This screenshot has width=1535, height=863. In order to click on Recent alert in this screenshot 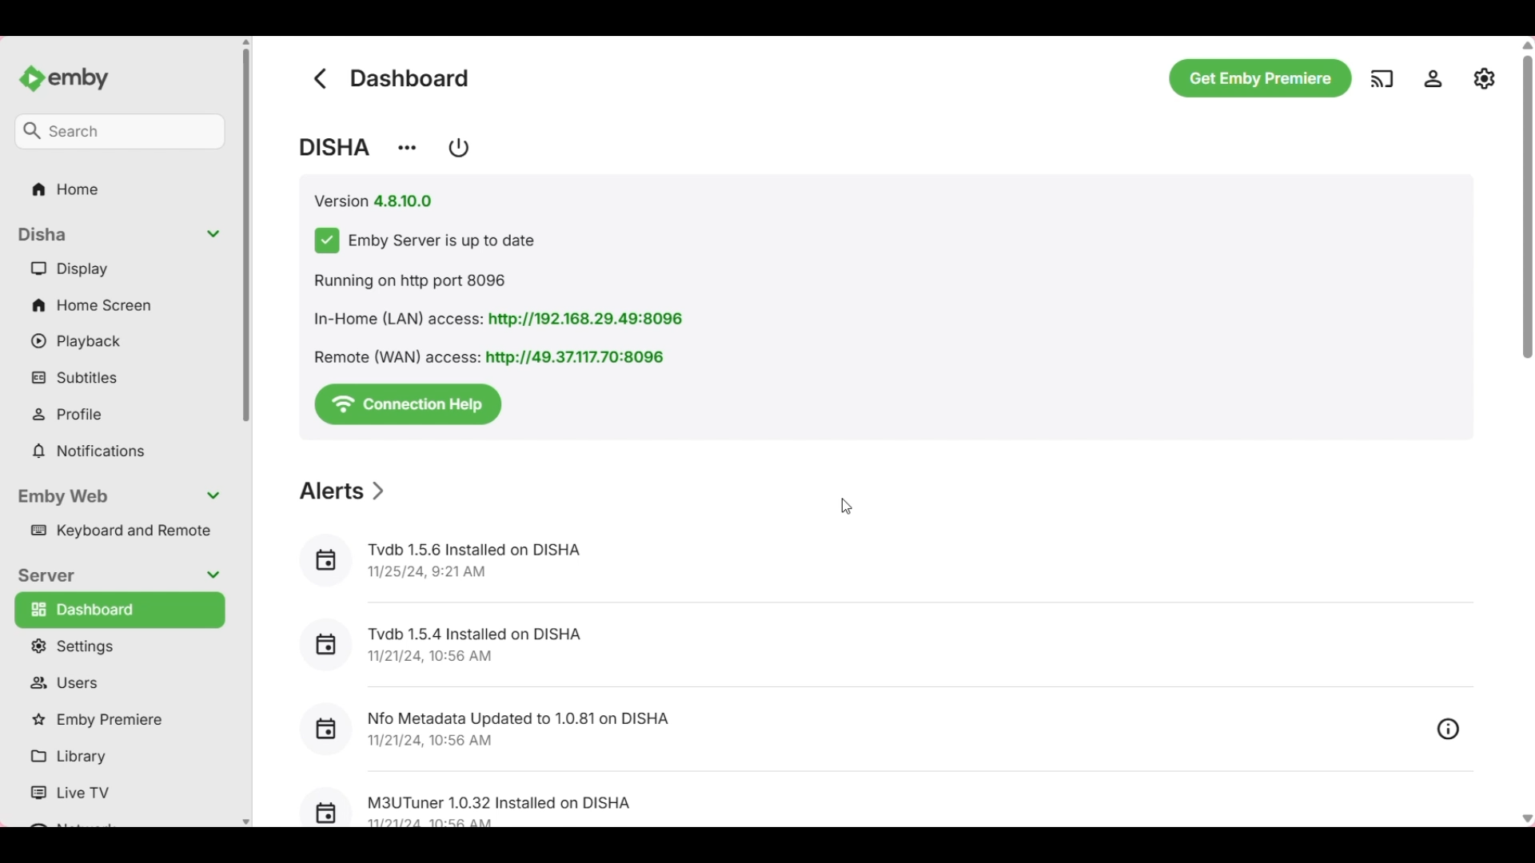, I will do `click(887, 801)`.